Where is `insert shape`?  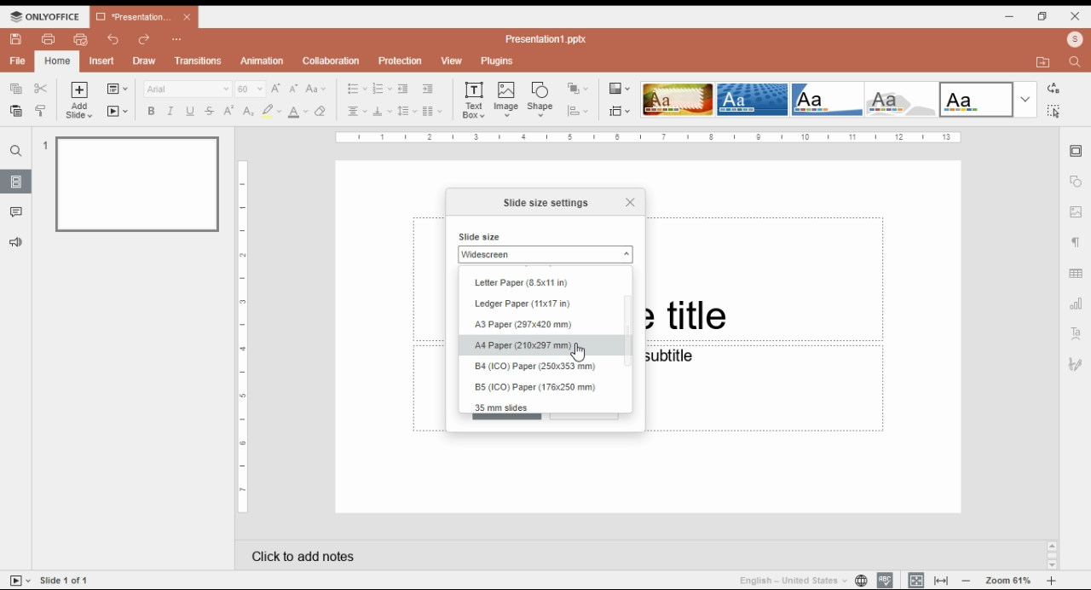 insert shape is located at coordinates (541, 99).